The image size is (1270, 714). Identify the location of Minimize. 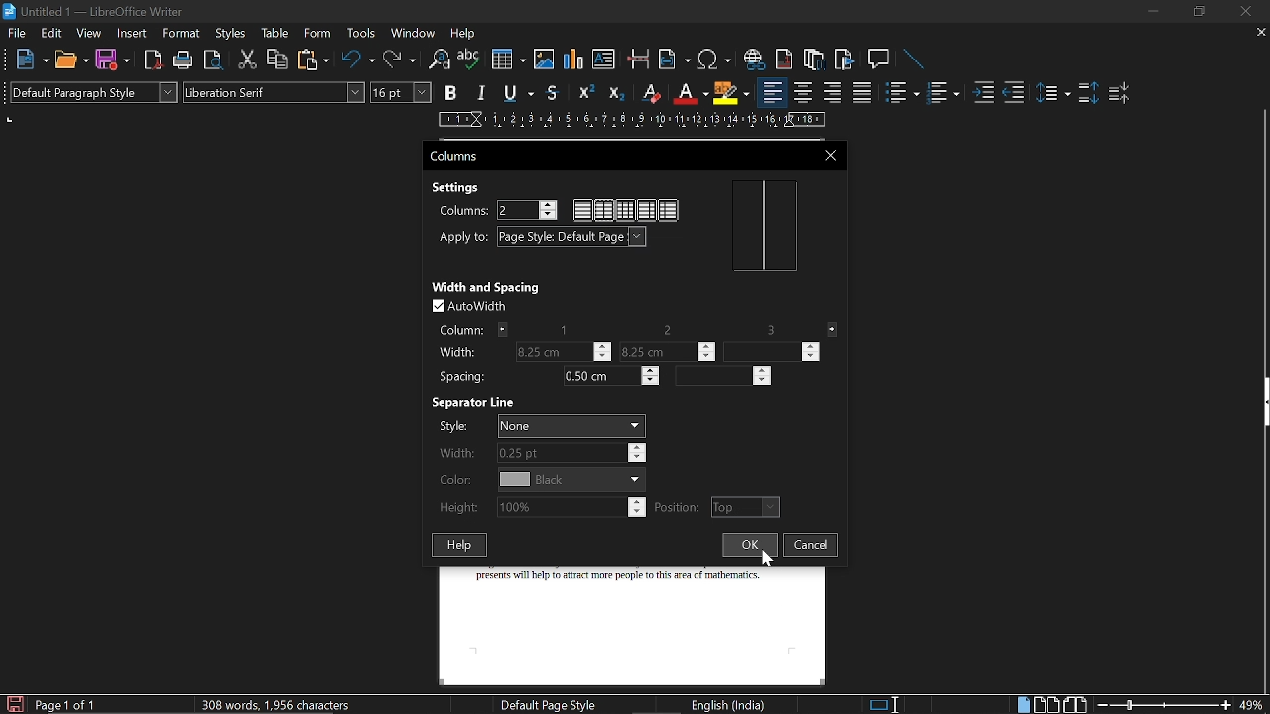
(1150, 11).